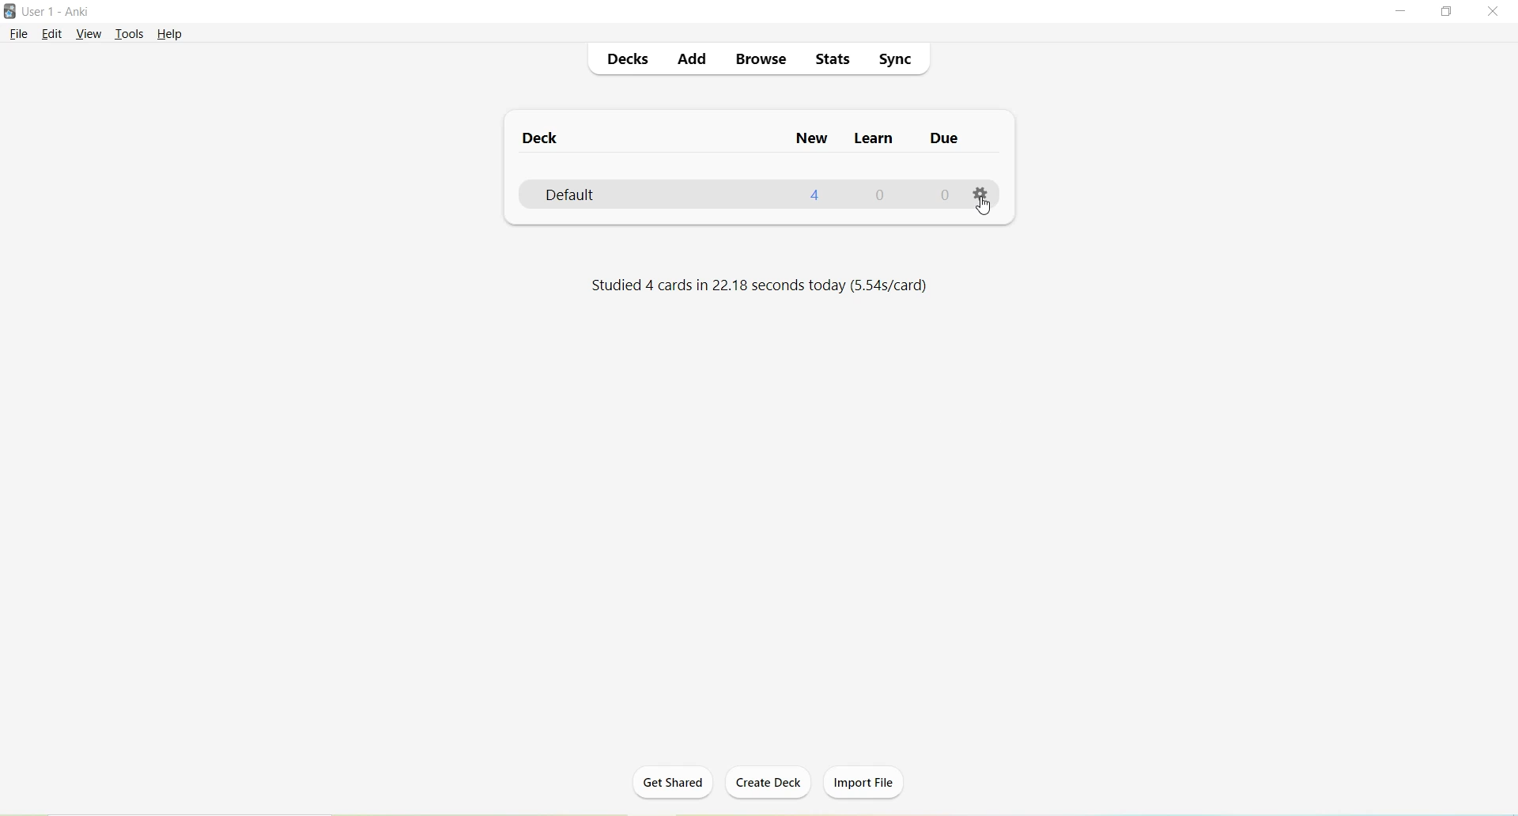  I want to click on Browse, so click(762, 62).